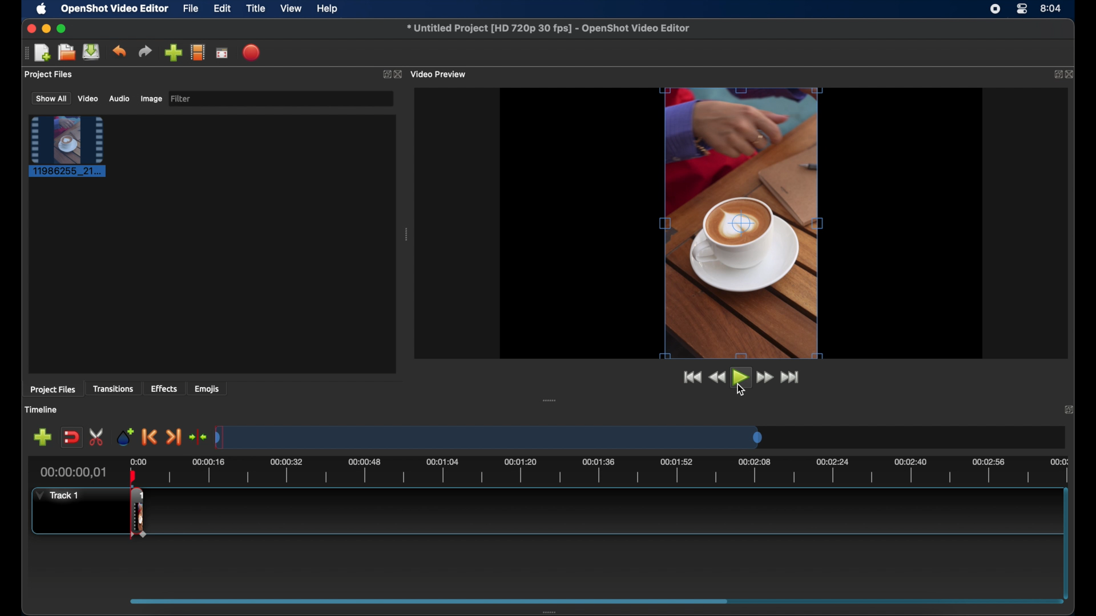  Describe the element at coordinates (145, 51) in the screenshot. I see `redo` at that location.